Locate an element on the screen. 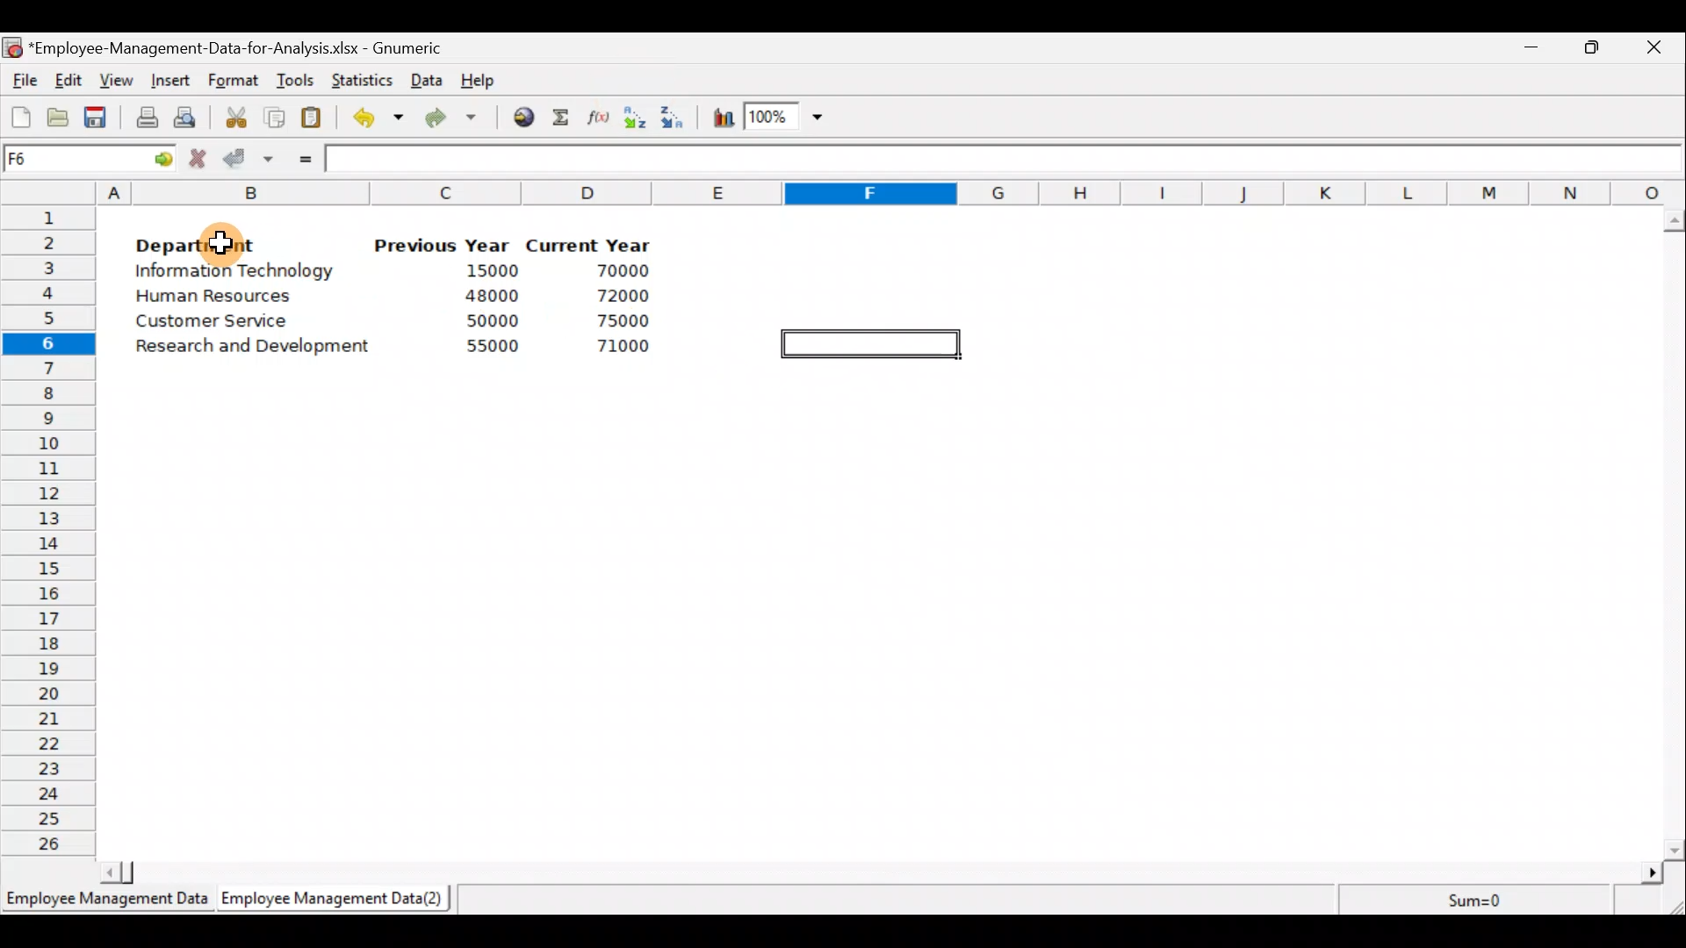 The width and height of the screenshot is (1686, 948). Statistics is located at coordinates (358, 78).